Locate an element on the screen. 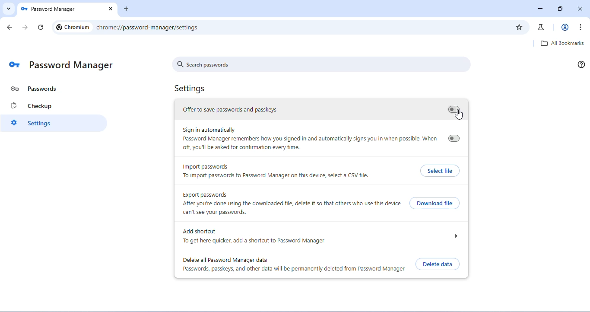  Password Manager is located at coordinates (66, 9).